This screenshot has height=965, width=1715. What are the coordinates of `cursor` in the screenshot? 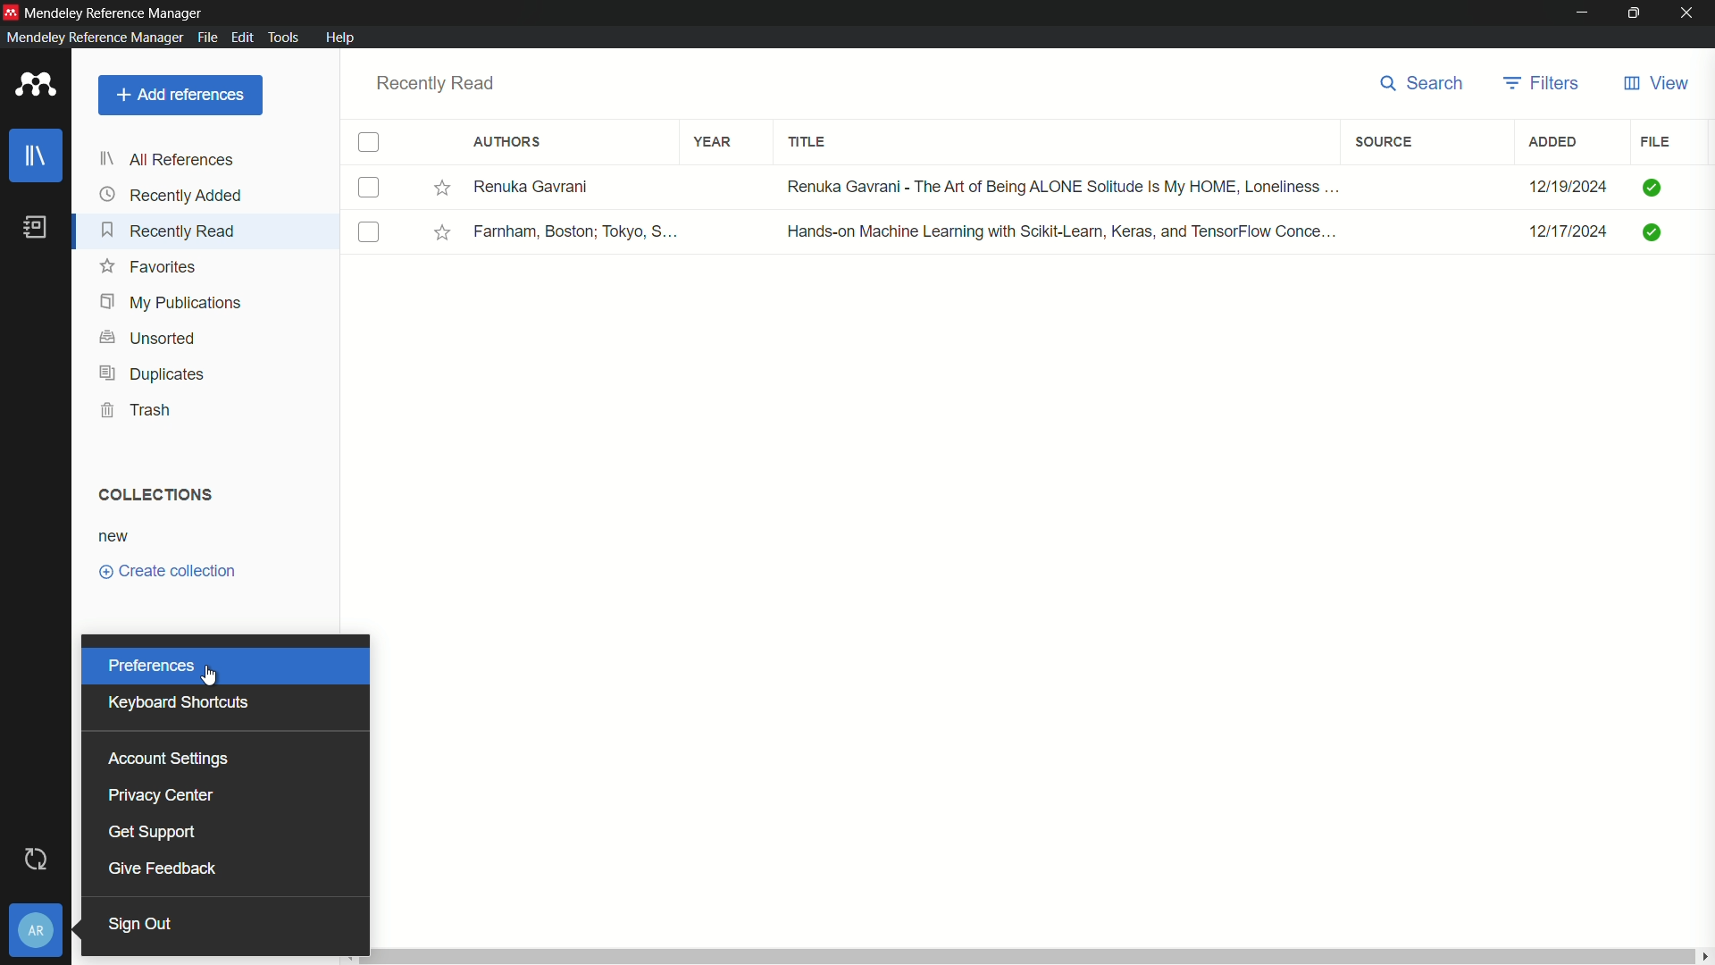 It's located at (213, 674).